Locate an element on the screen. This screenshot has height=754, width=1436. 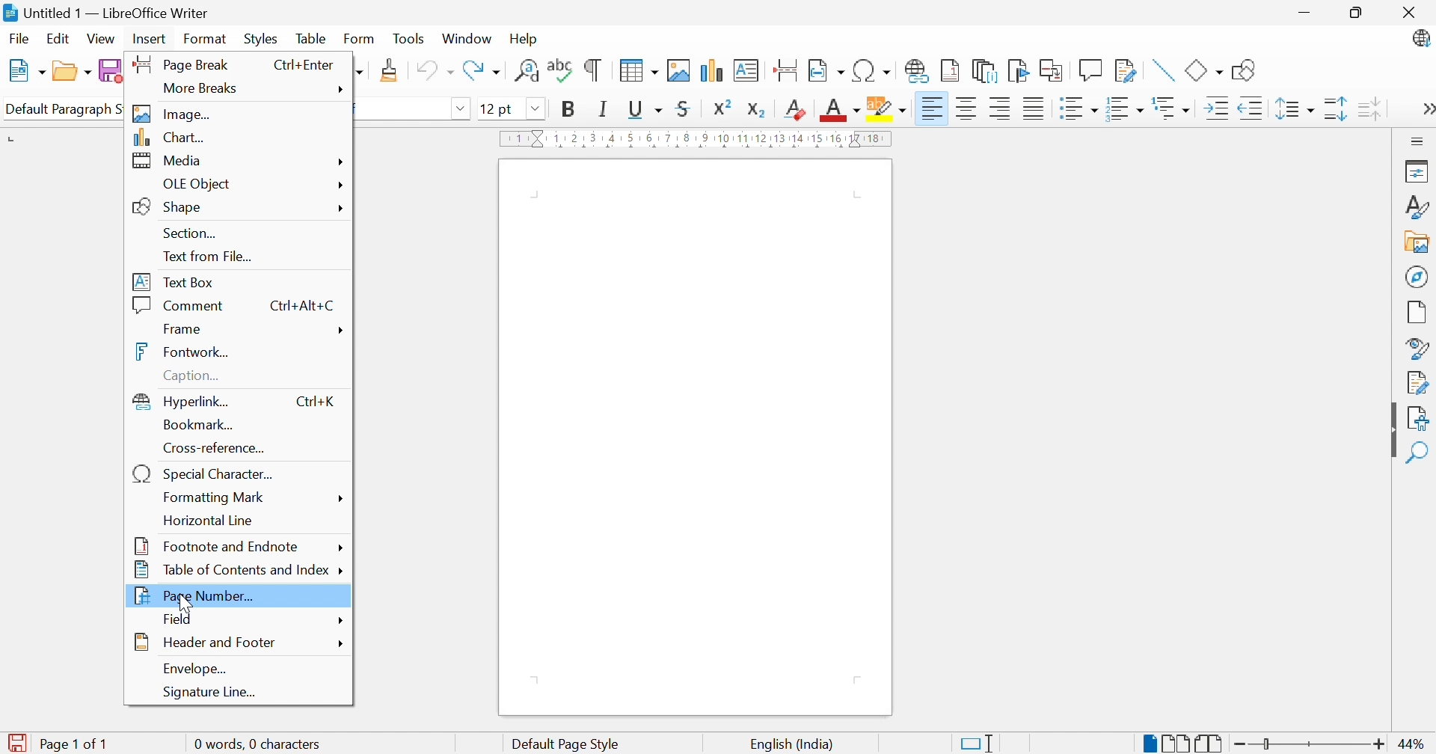
Basic shapes is located at coordinates (1203, 73).